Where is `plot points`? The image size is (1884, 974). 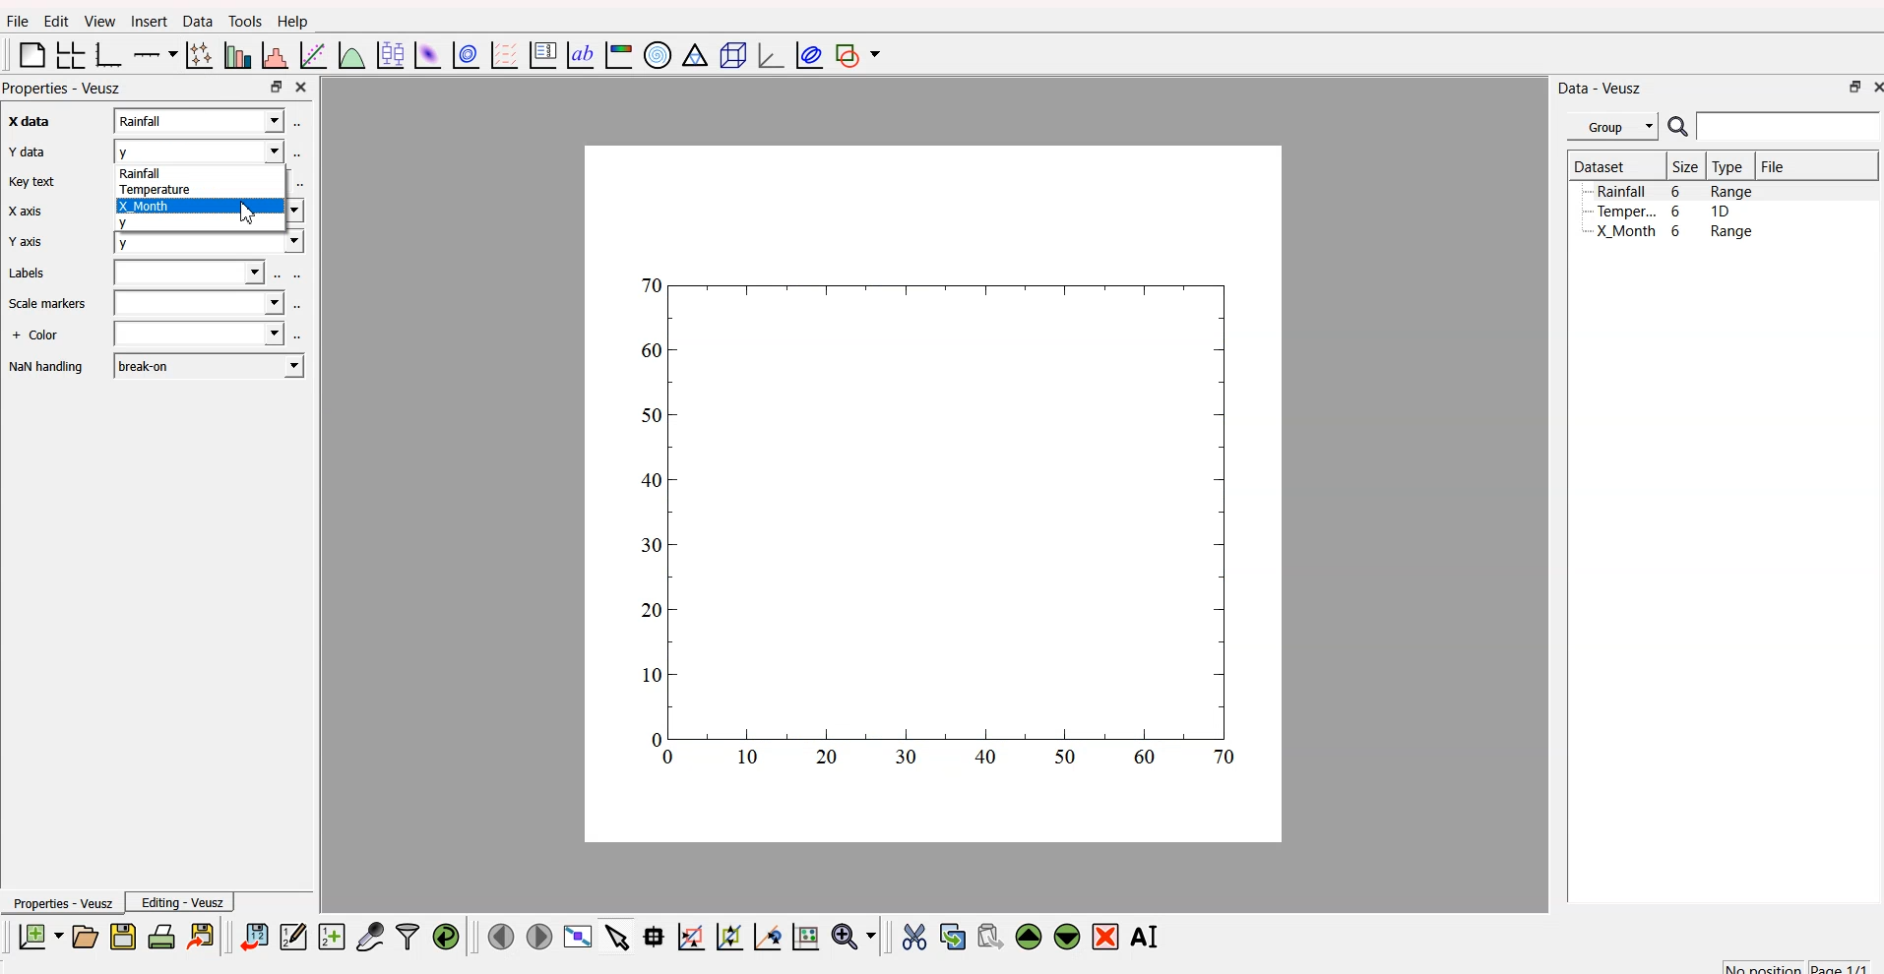
plot points is located at coordinates (197, 55).